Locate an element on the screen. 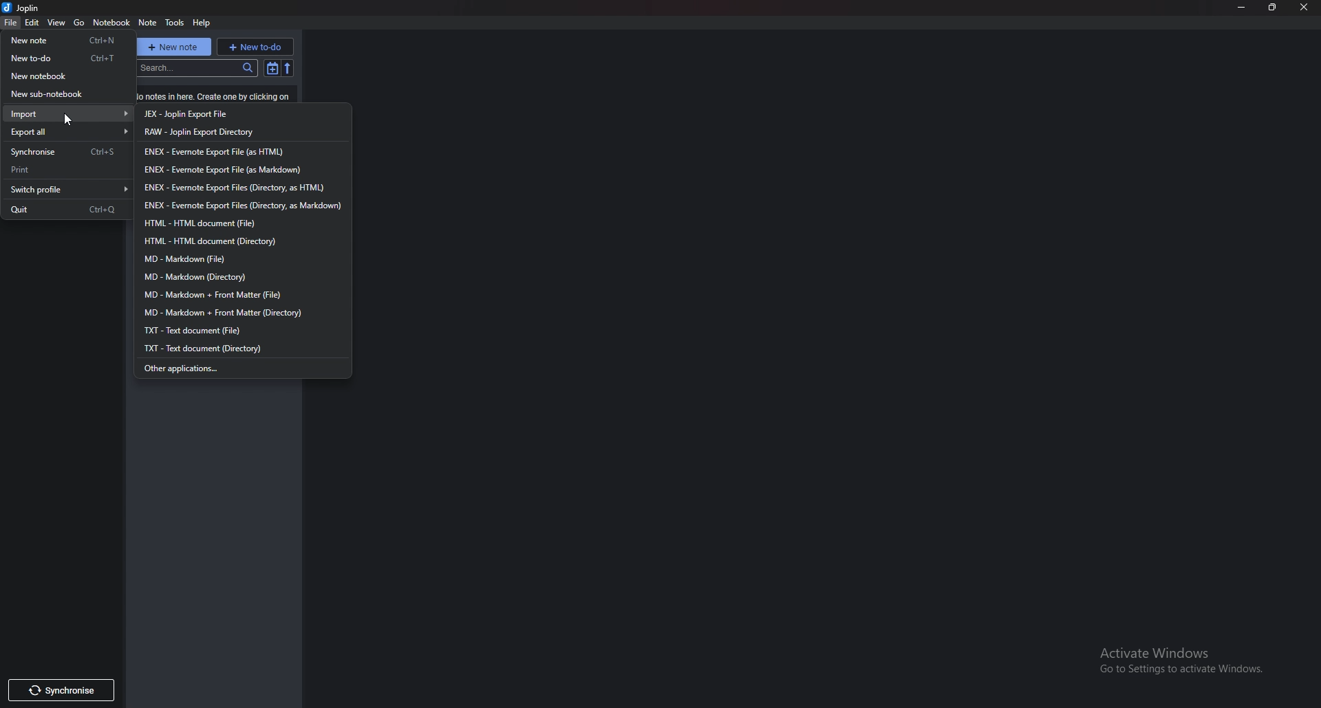  txt file is located at coordinates (202, 329).